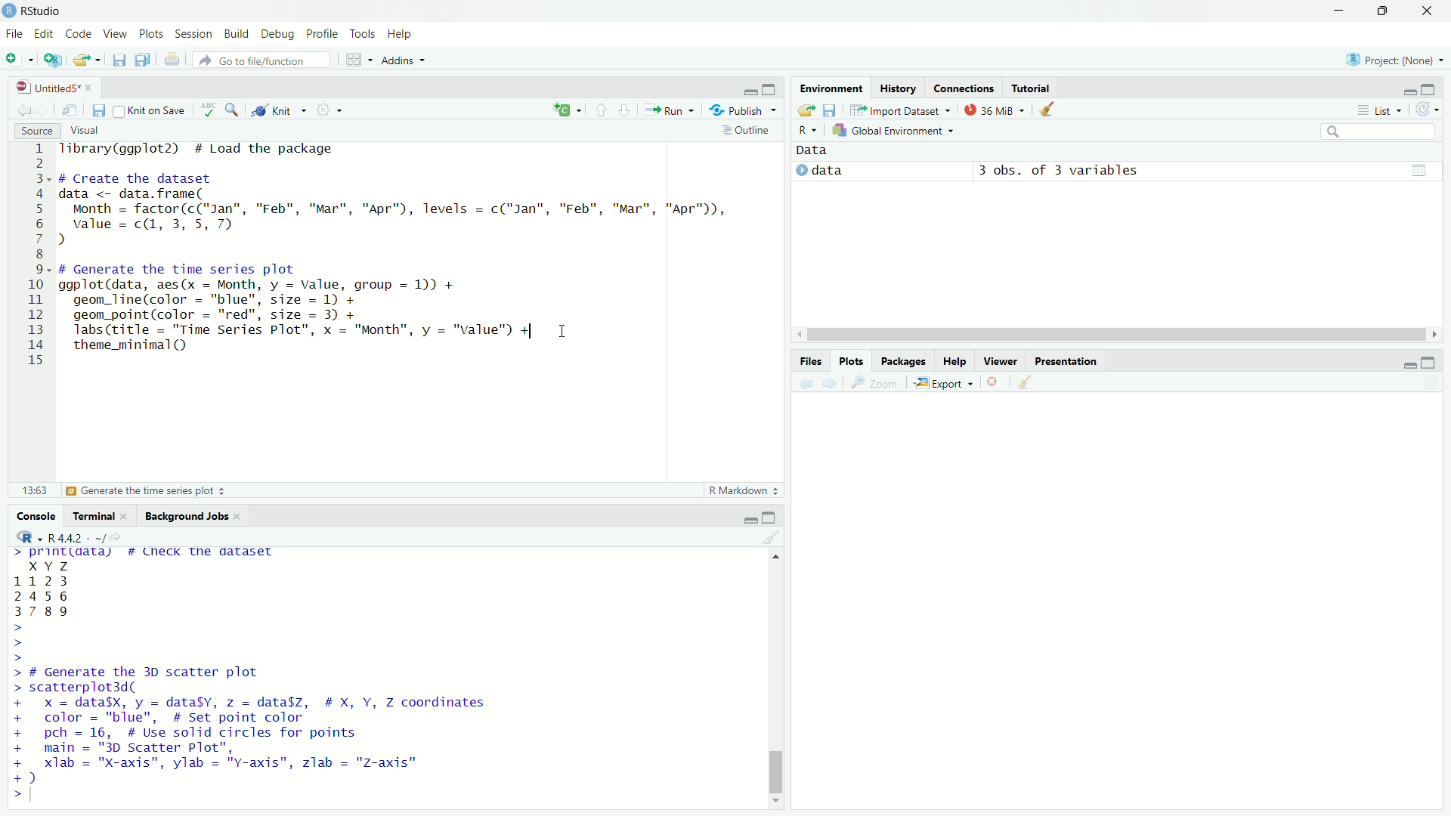  I want to click on code to generate the time series plot, so click(301, 309).